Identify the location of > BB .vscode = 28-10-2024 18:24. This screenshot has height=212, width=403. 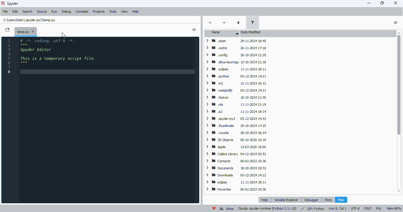
(235, 133).